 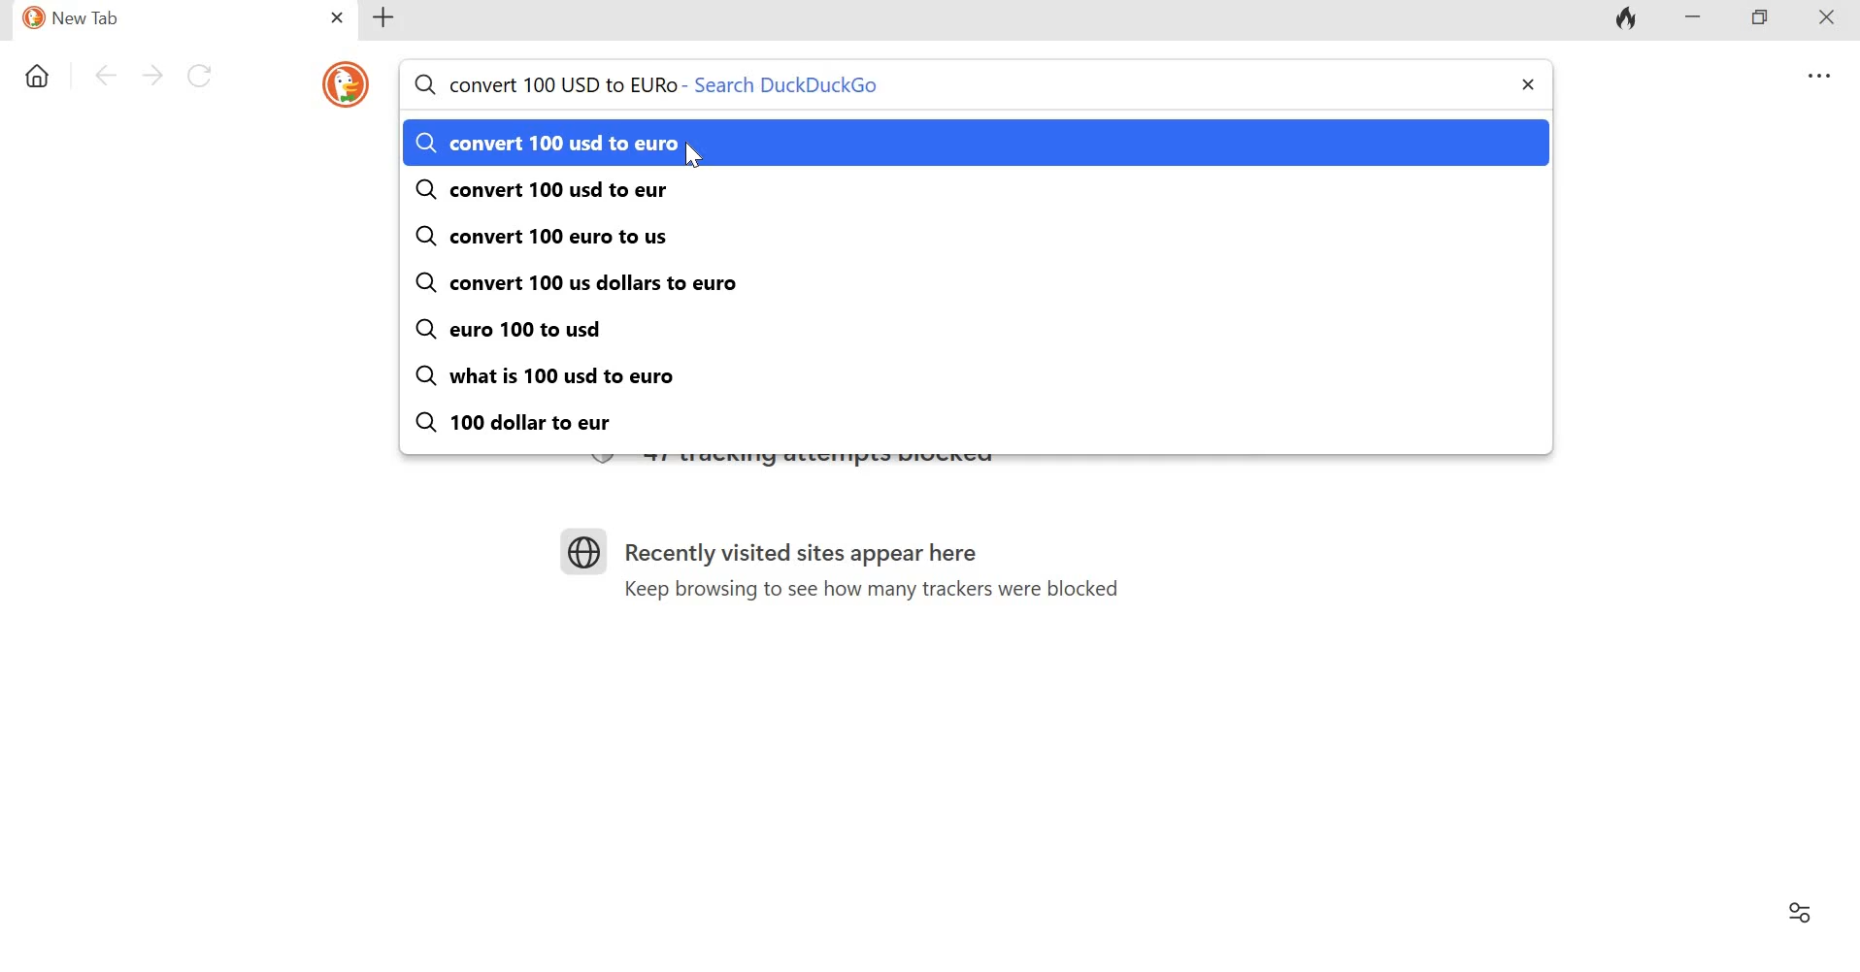 What do you see at coordinates (1821, 77) in the screenshot?
I see `Overflow menu` at bounding box center [1821, 77].